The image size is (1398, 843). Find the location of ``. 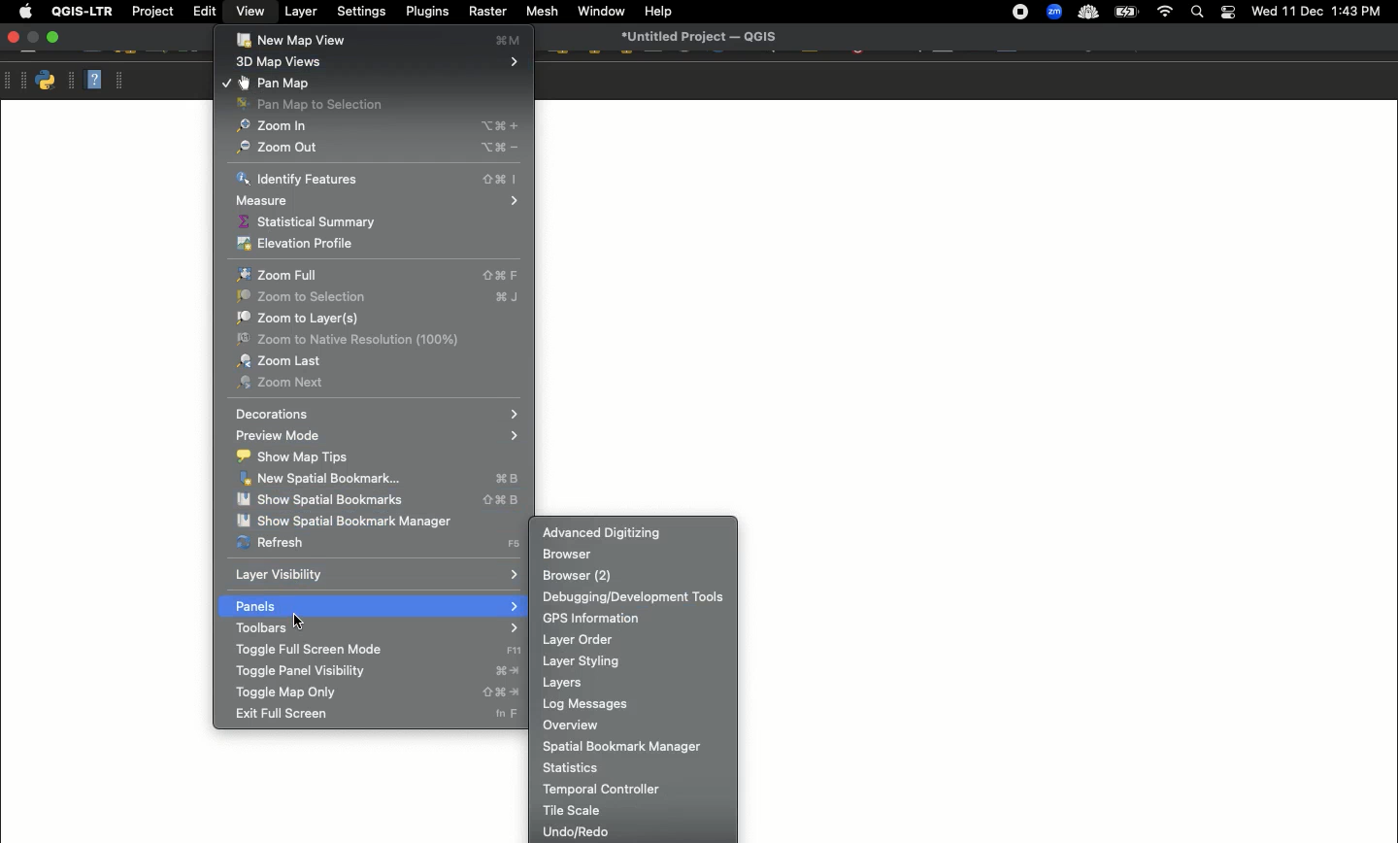

 is located at coordinates (1054, 12).